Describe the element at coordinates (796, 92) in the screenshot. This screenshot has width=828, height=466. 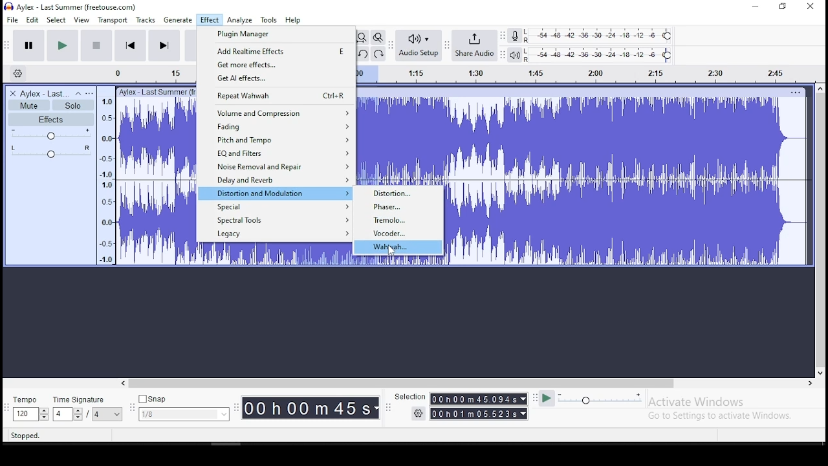
I see `track options` at that location.